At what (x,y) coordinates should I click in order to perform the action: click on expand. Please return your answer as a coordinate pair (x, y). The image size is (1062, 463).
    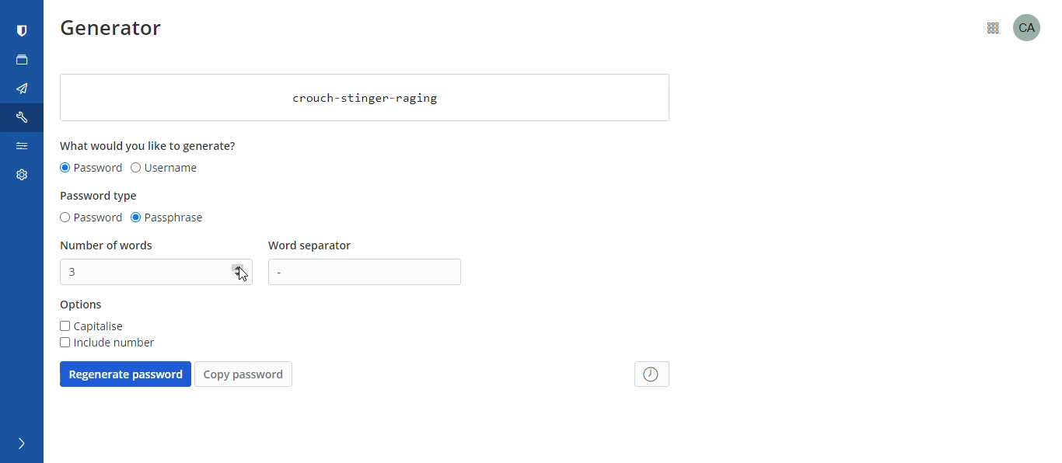
    Looking at the image, I should click on (19, 444).